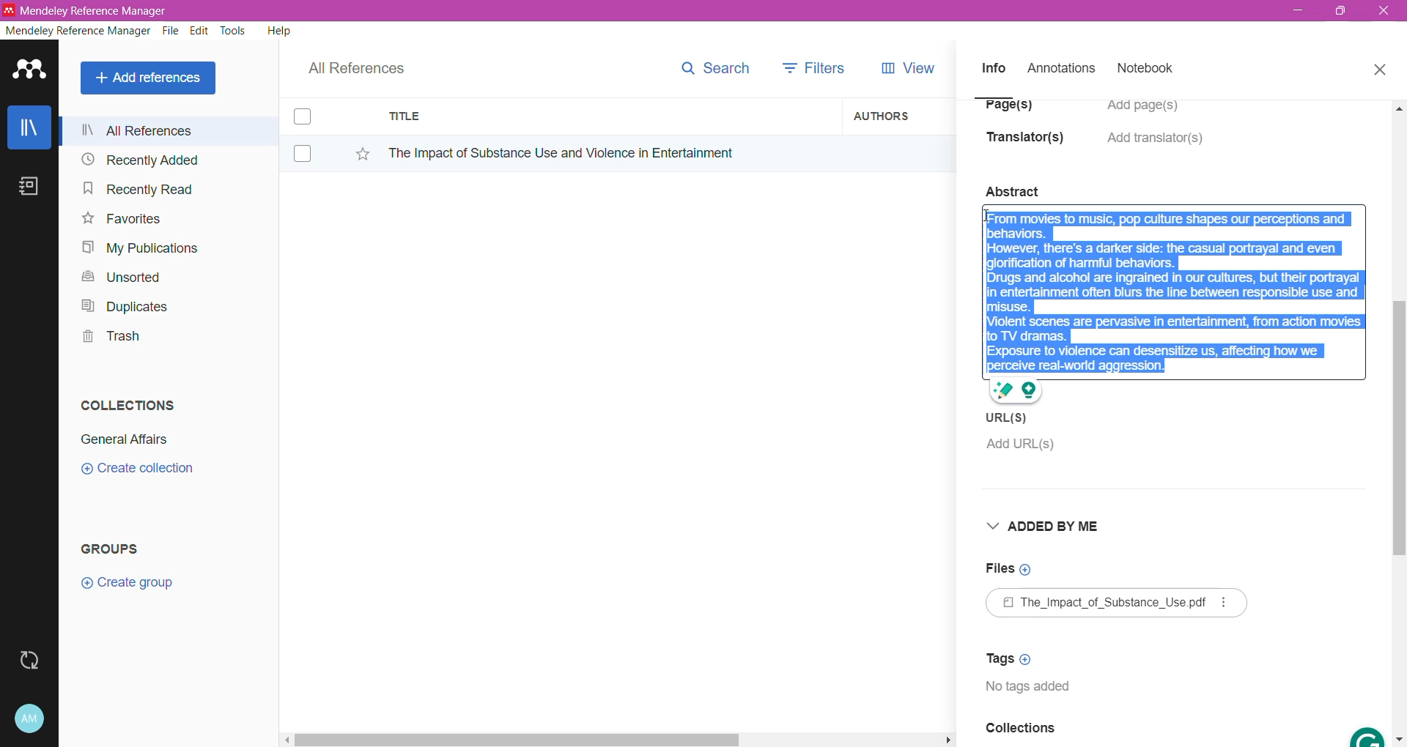  Describe the element at coordinates (1385, 12) in the screenshot. I see `Close` at that location.